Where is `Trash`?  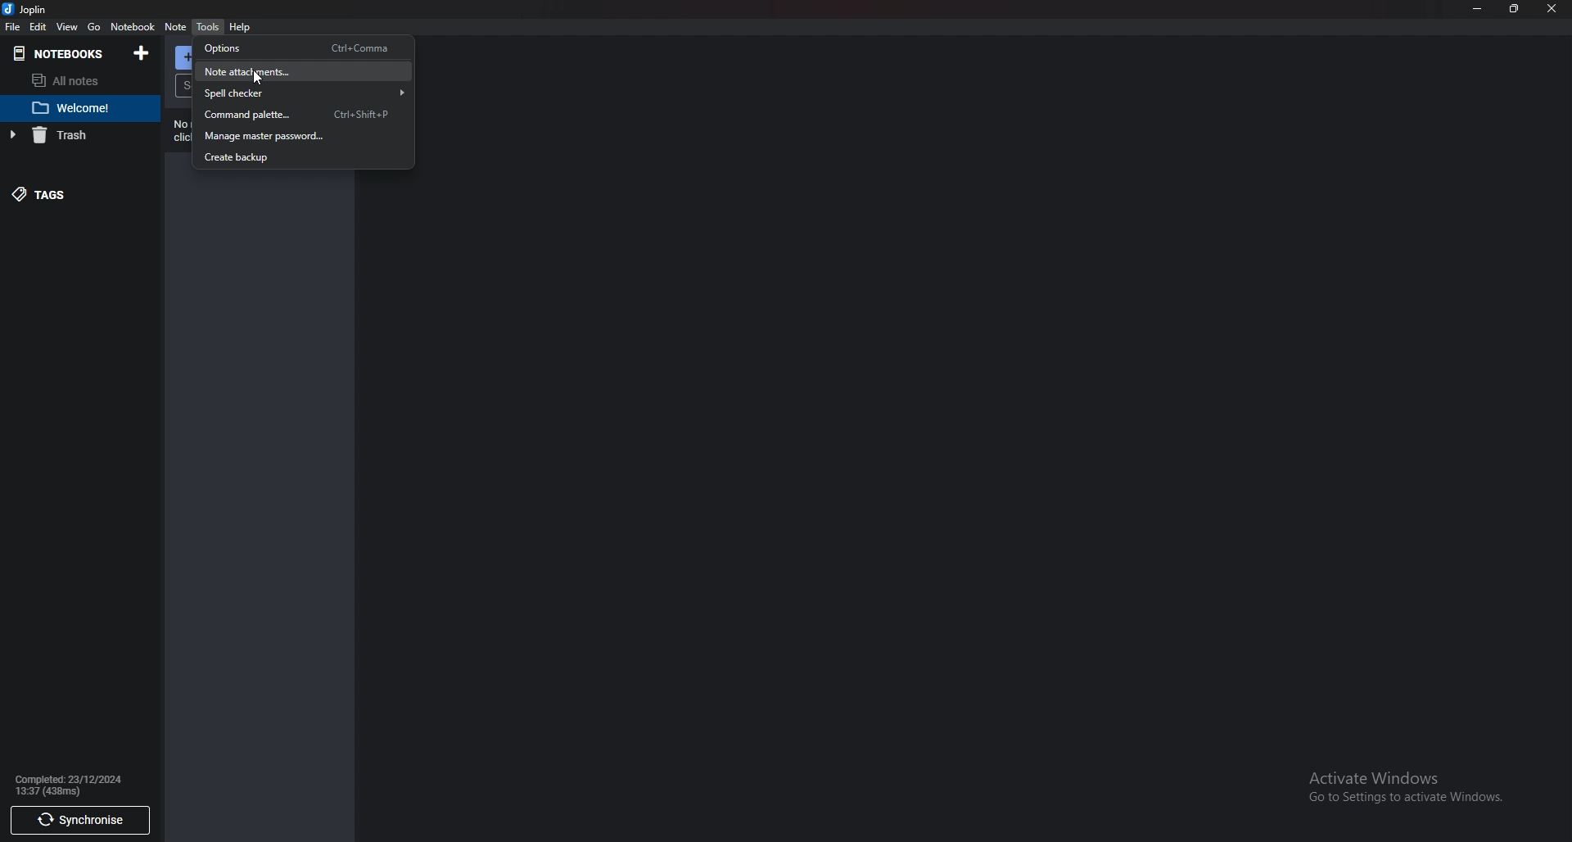 Trash is located at coordinates (69, 136).